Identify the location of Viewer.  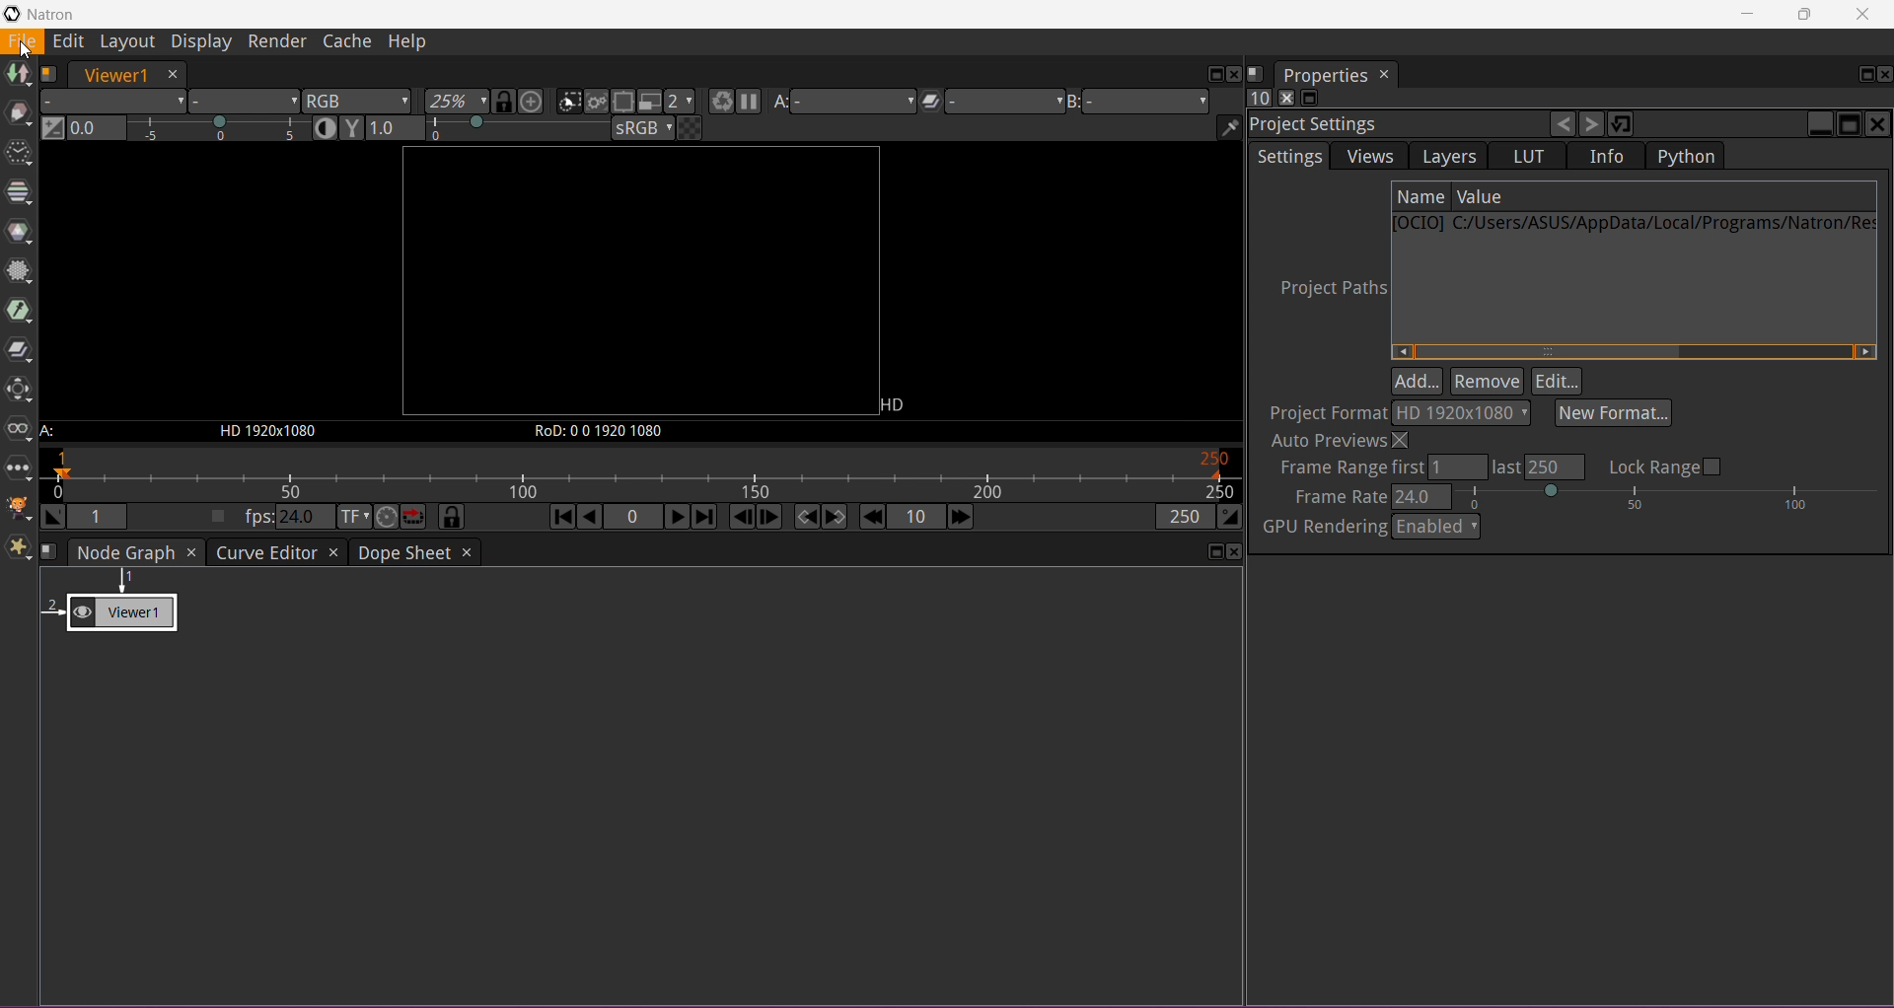
(113, 76).